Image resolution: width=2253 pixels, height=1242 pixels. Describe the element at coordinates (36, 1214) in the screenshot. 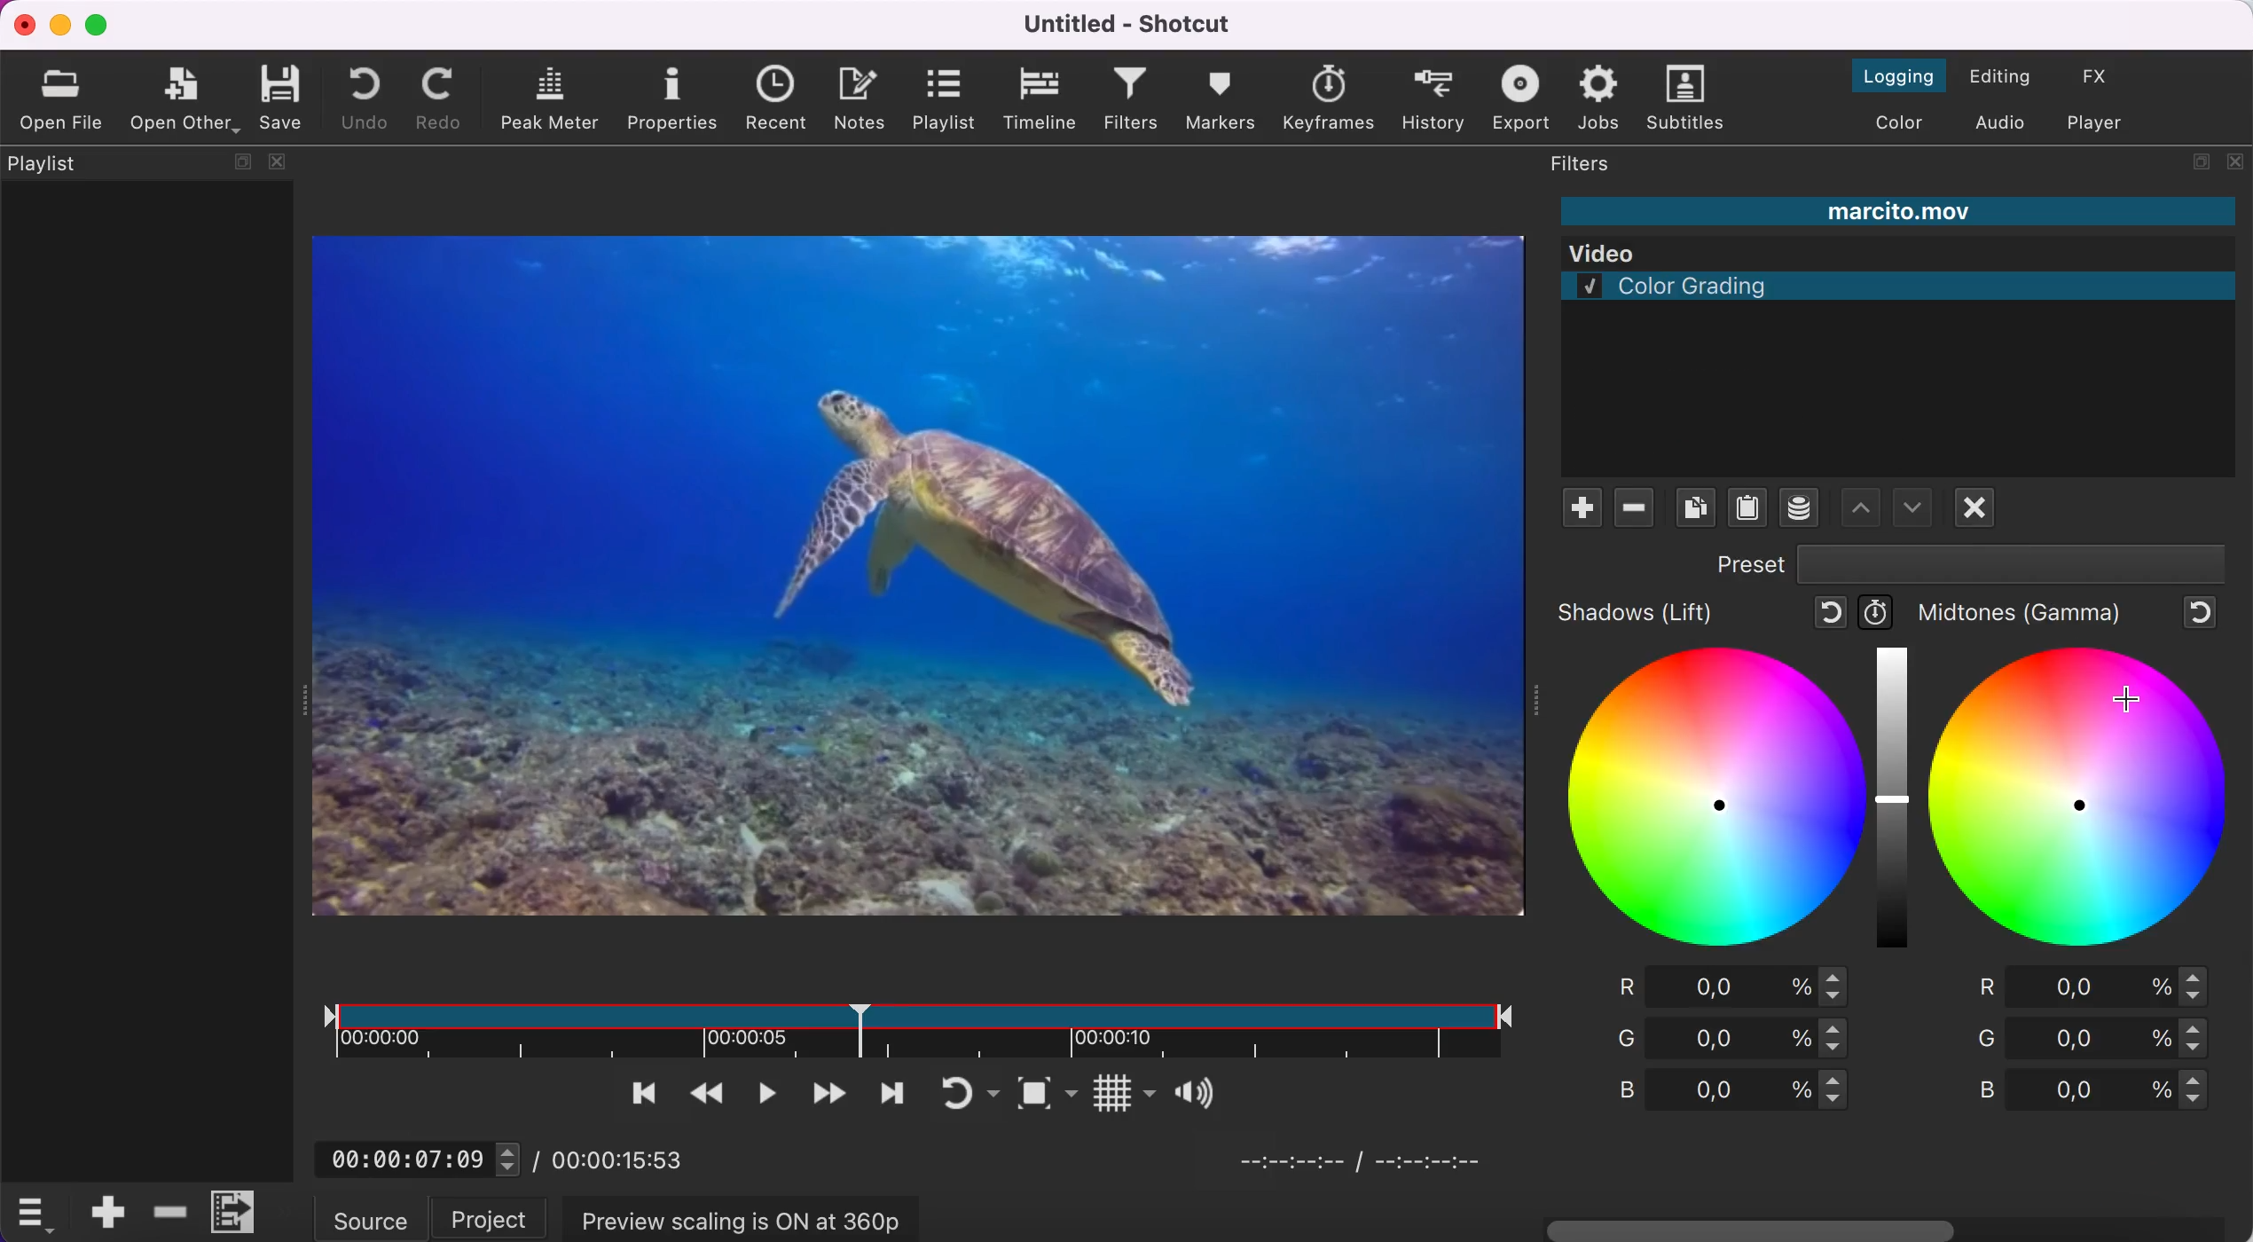

I see `timelime options` at that location.